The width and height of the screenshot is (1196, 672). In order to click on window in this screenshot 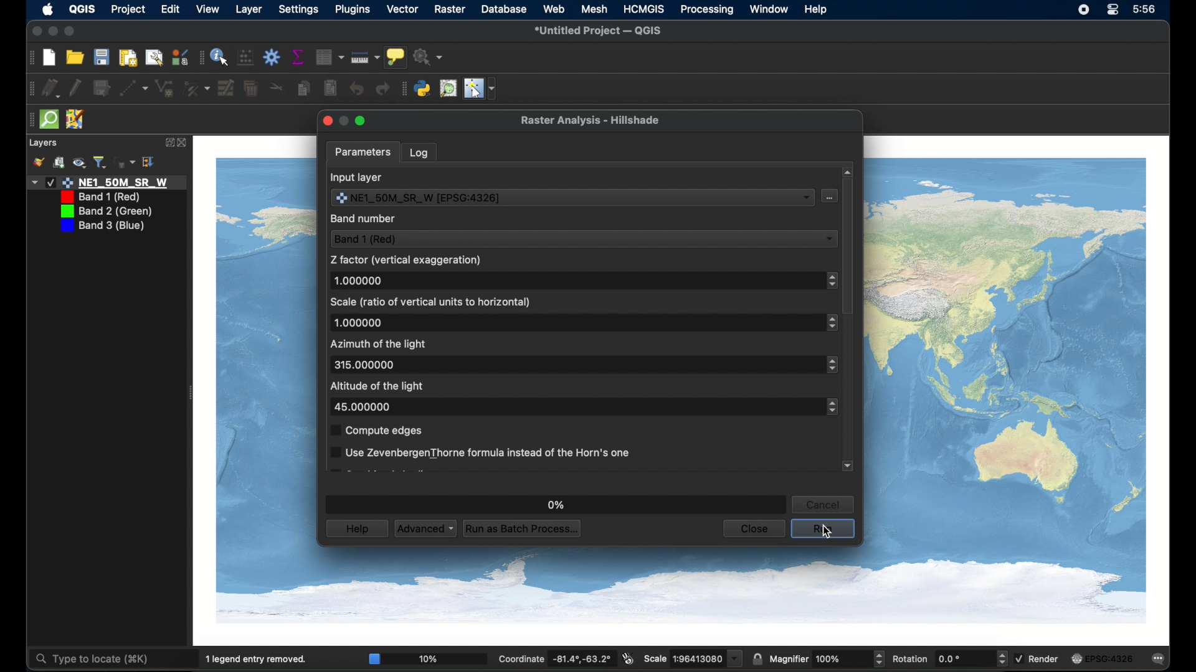, I will do `click(769, 10)`.